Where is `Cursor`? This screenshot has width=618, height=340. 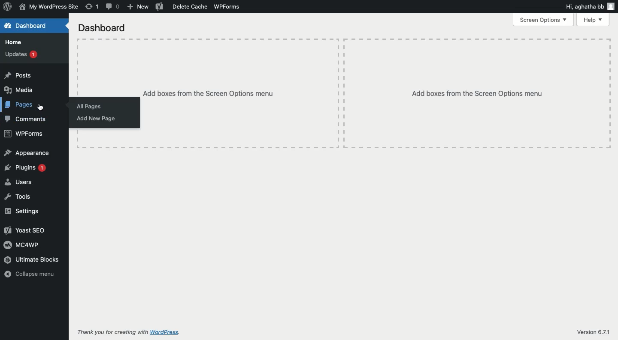
Cursor is located at coordinates (41, 107).